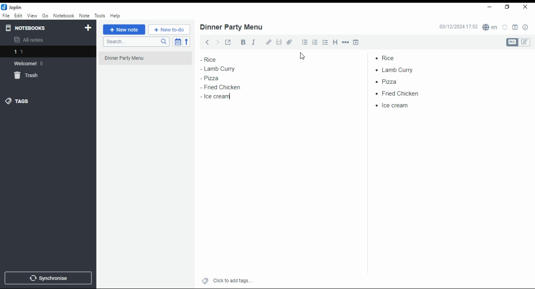 This screenshot has height=289, width=535. Describe the element at coordinates (64, 15) in the screenshot. I see `notebook` at that location.